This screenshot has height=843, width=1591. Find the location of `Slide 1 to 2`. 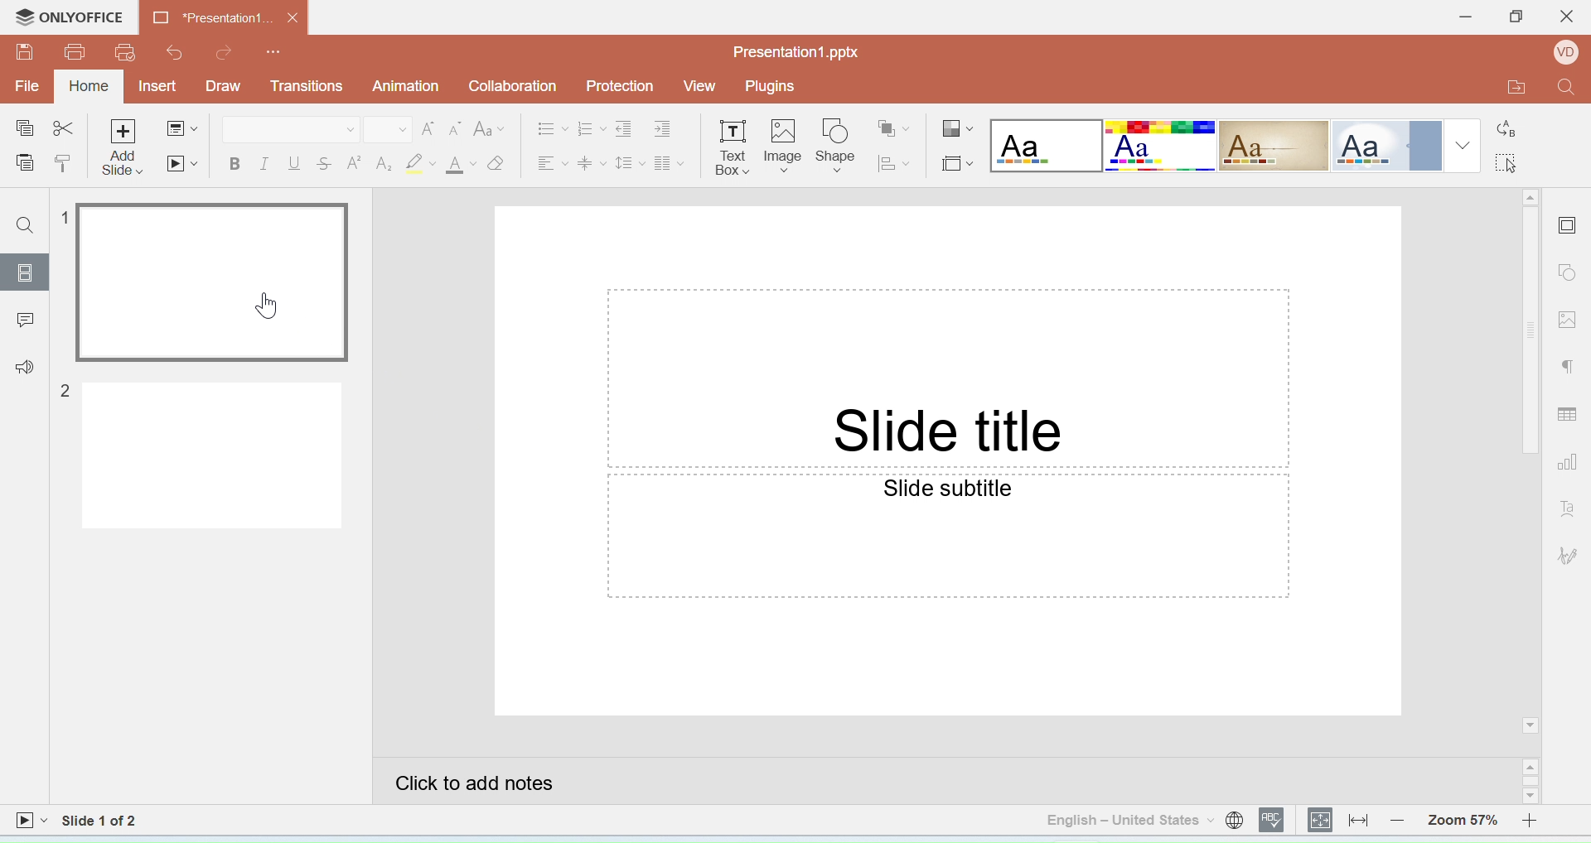

Slide 1 to 2 is located at coordinates (101, 821).